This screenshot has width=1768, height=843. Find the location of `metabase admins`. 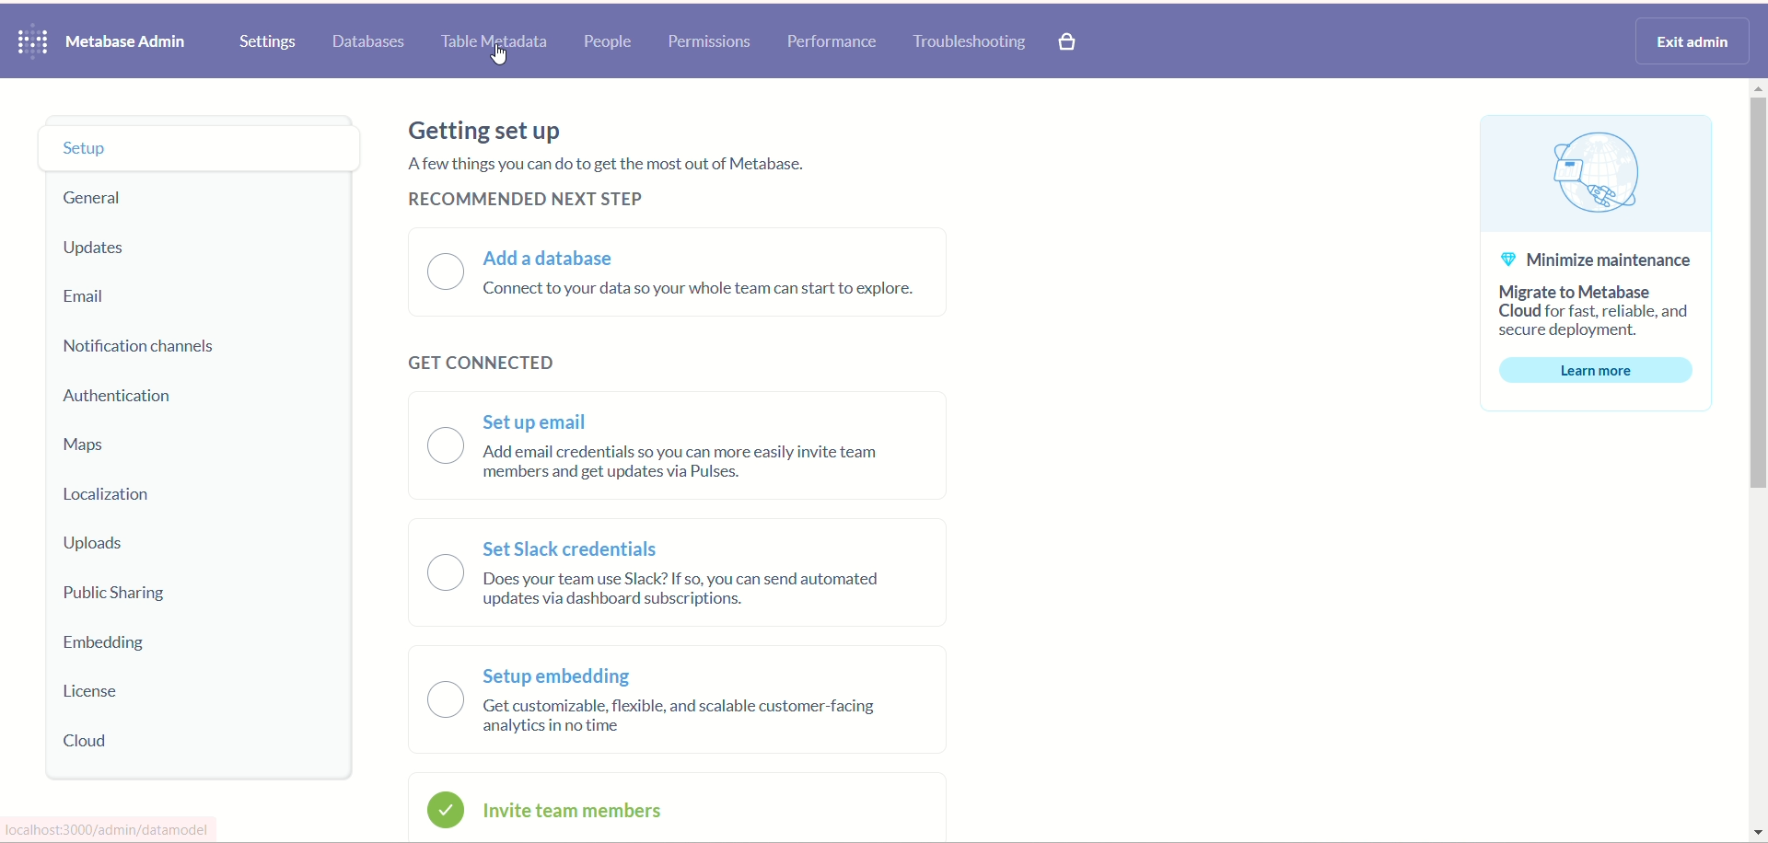

metabase admins is located at coordinates (125, 42).